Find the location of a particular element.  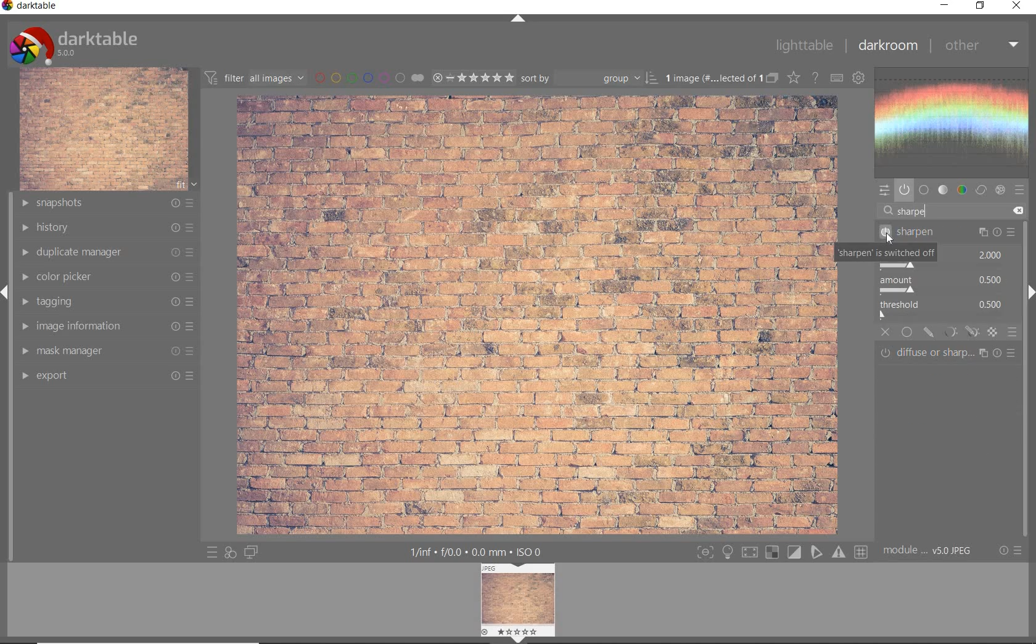

sort by group is located at coordinates (589, 78).